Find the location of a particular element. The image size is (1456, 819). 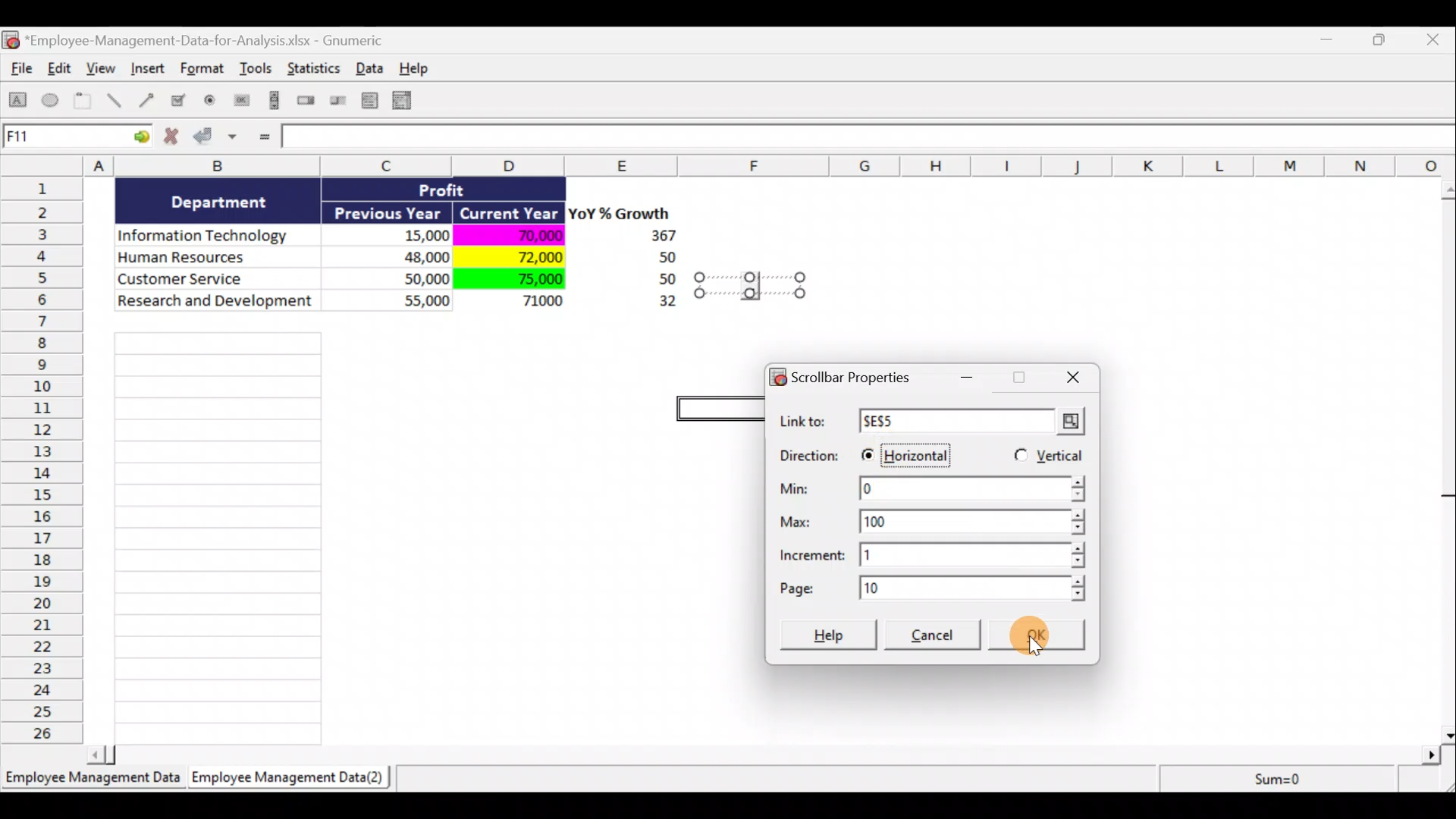

Page is located at coordinates (930, 588).